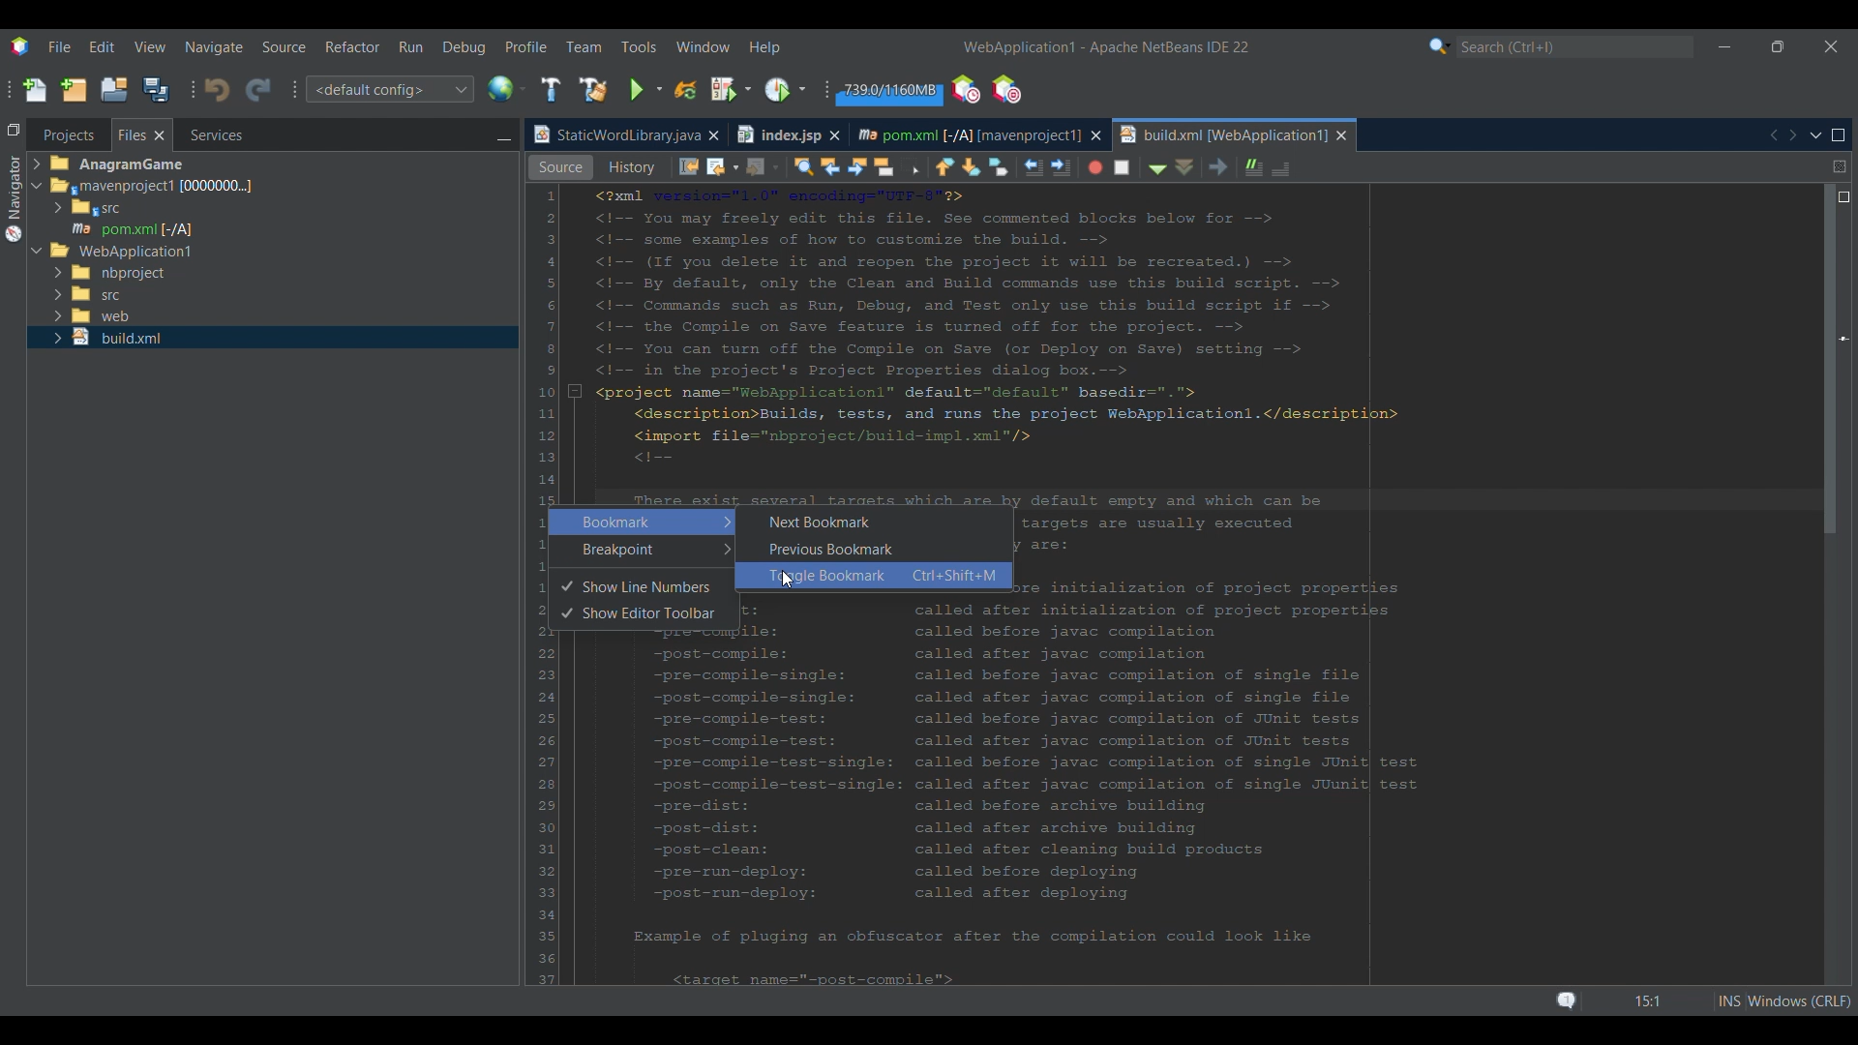 The width and height of the screenshot is (1858, 1045). I want to click on Run menu, so click(410, 46).